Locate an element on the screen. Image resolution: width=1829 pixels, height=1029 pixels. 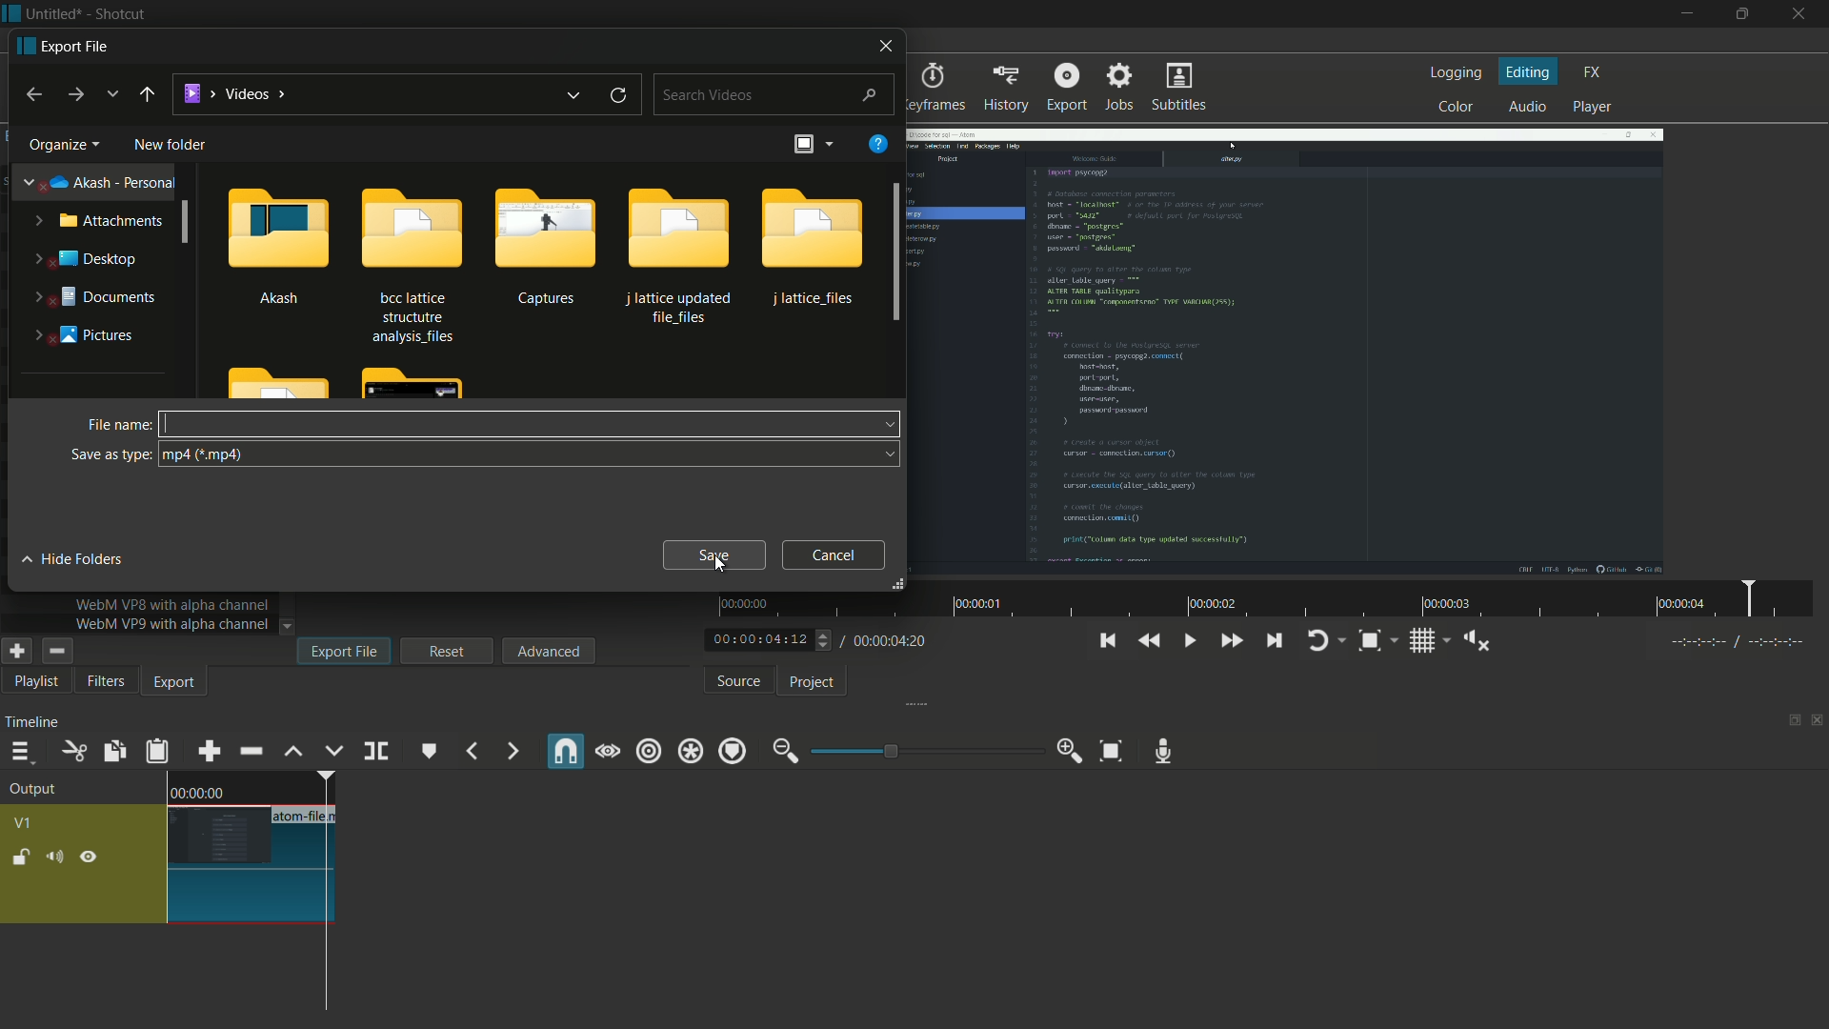
append is located at coordinates (209, 753).